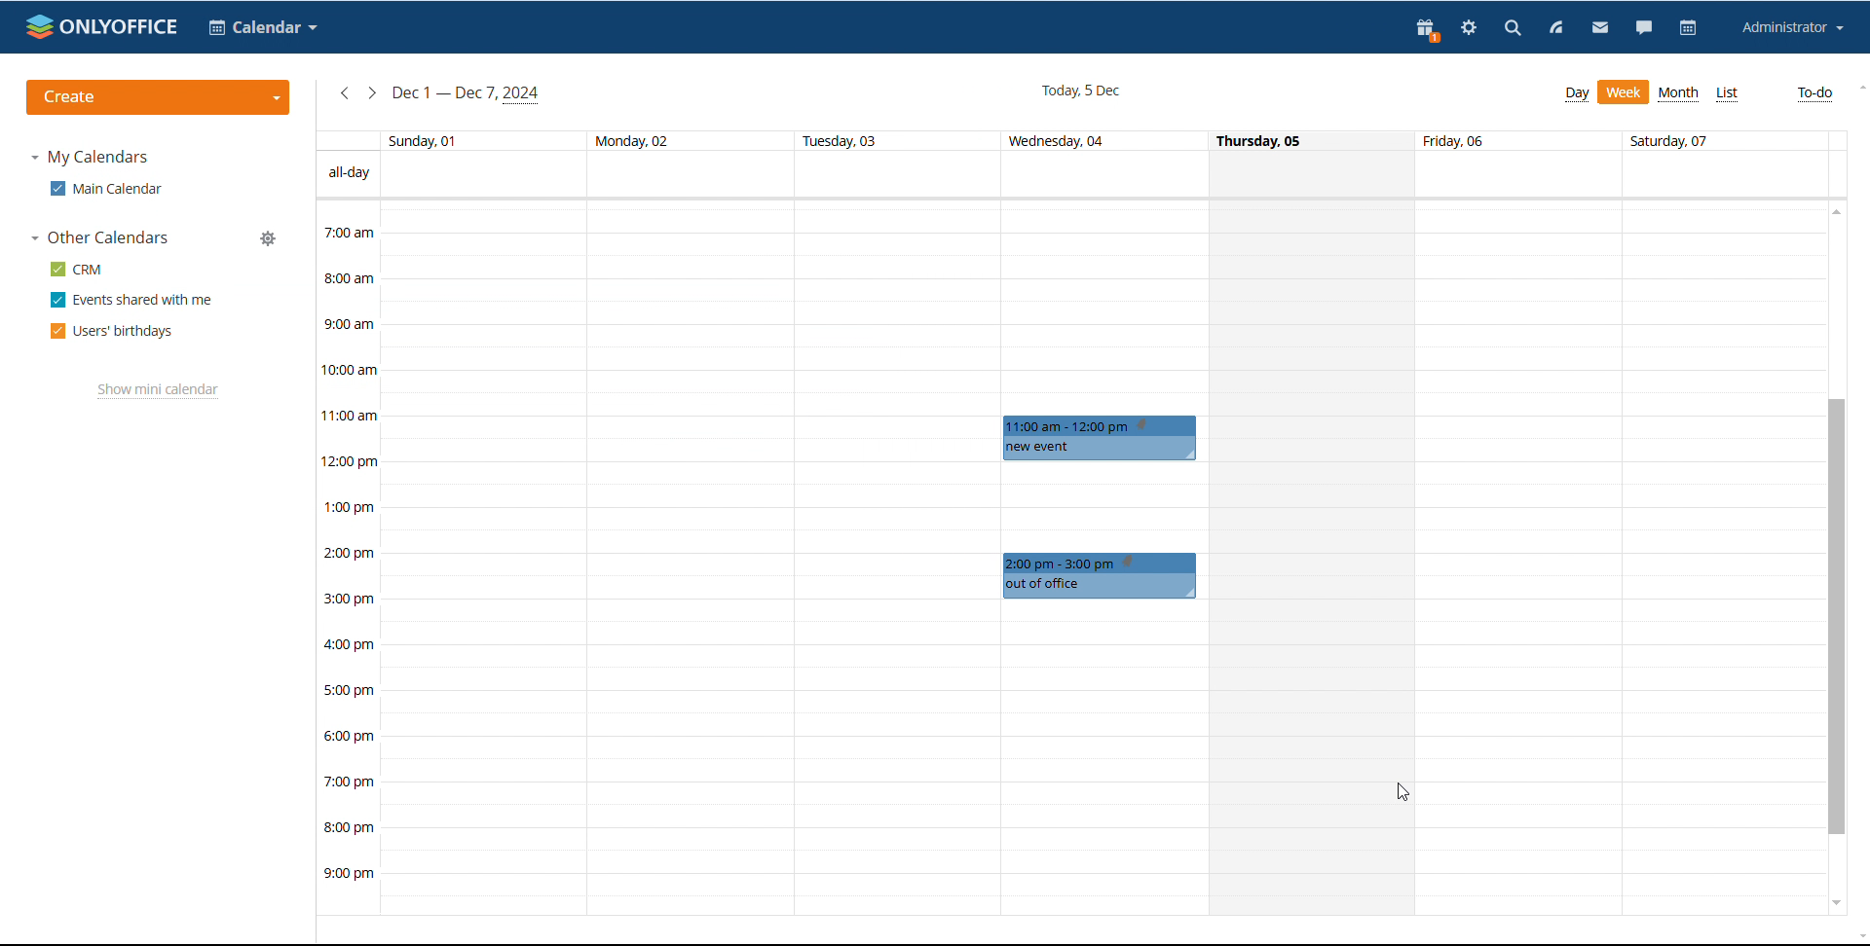  Describe the element at coordinates (1834, 213) in the screenshot. I see `scroll up` at that location.